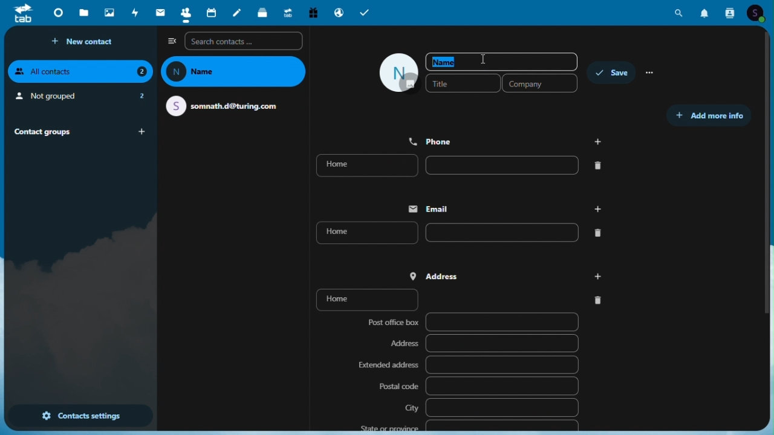  What do you see at coordinates (484, 343) in the screenshot?
I see `Address` at bounding box center [484, 343].